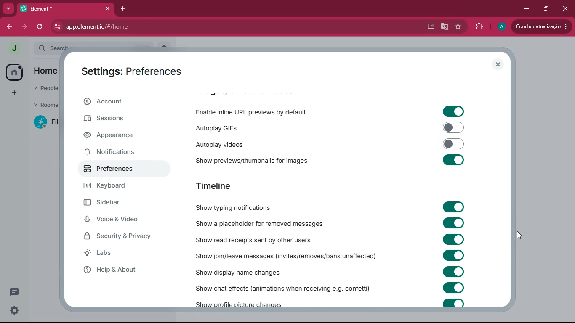 This screenshot has height=323, width=575. I want to click on toggle on/off, so click(454, 222).